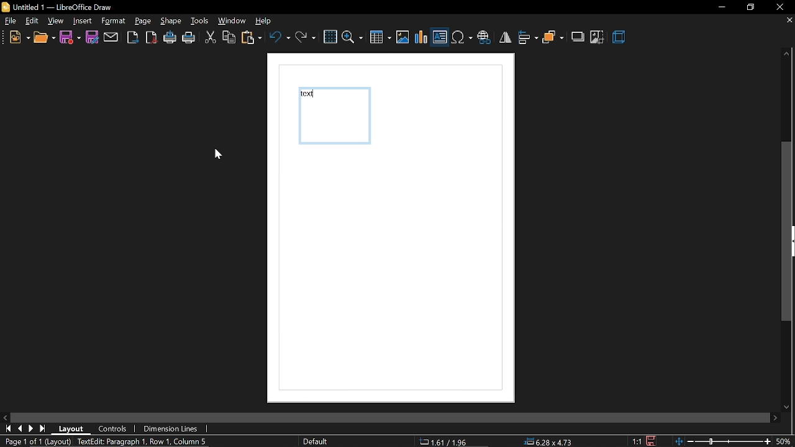 This screenshot has width=795, height=447. Describe the element at coordinates (553, 38) in the screenshot. I see `arrange` at that location.